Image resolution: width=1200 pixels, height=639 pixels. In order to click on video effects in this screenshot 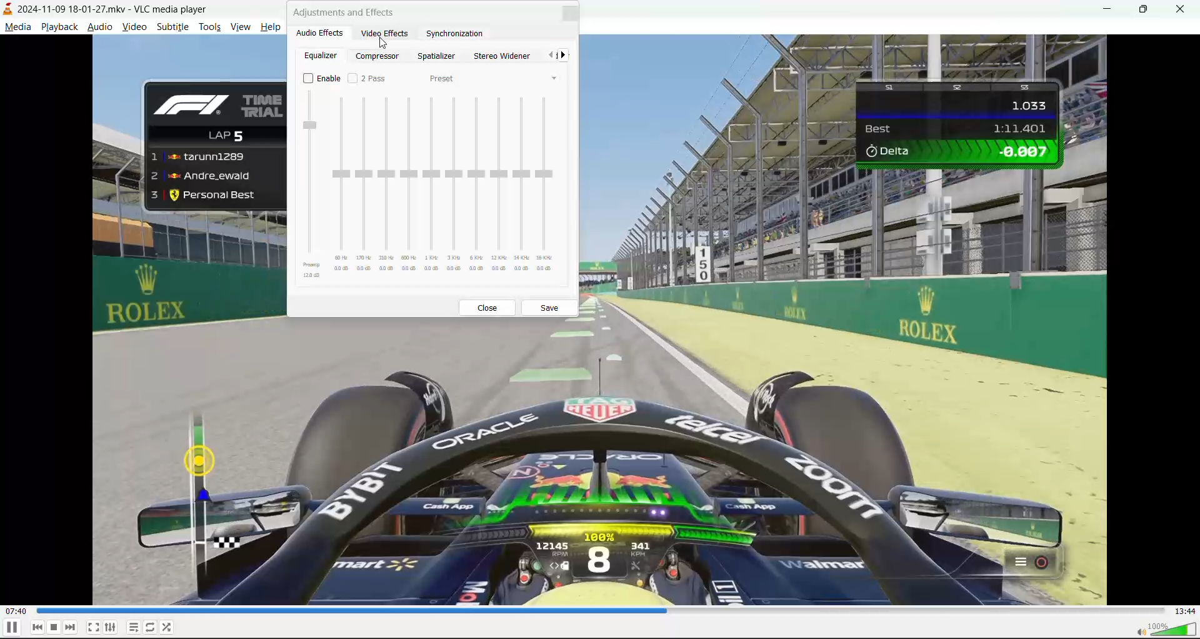, I will do `click(388, 33)`.